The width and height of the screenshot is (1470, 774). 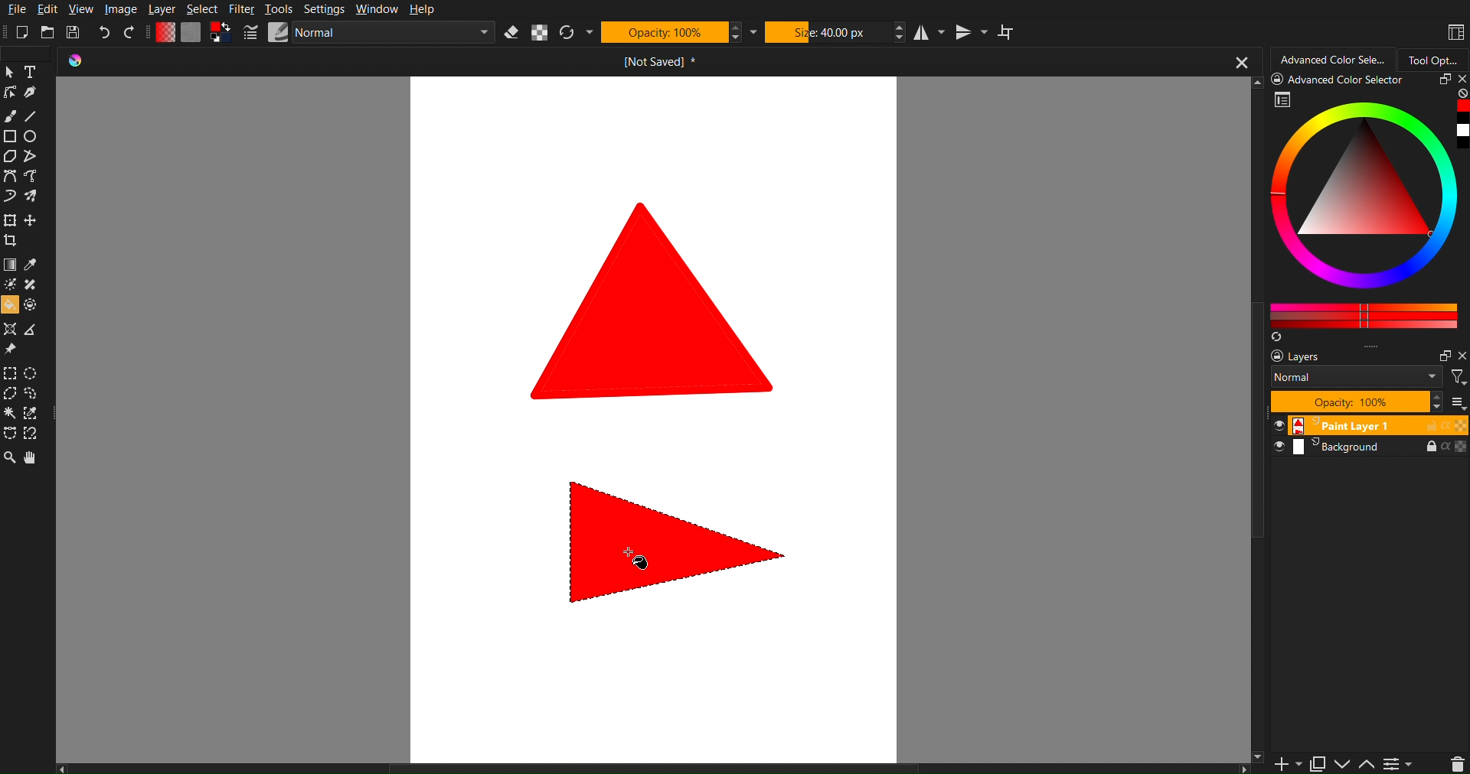 What do you see at coordinates (656, 767) in the screenshot?
I see `Horizontal Scrollbar` at bounding box center [656, 767].